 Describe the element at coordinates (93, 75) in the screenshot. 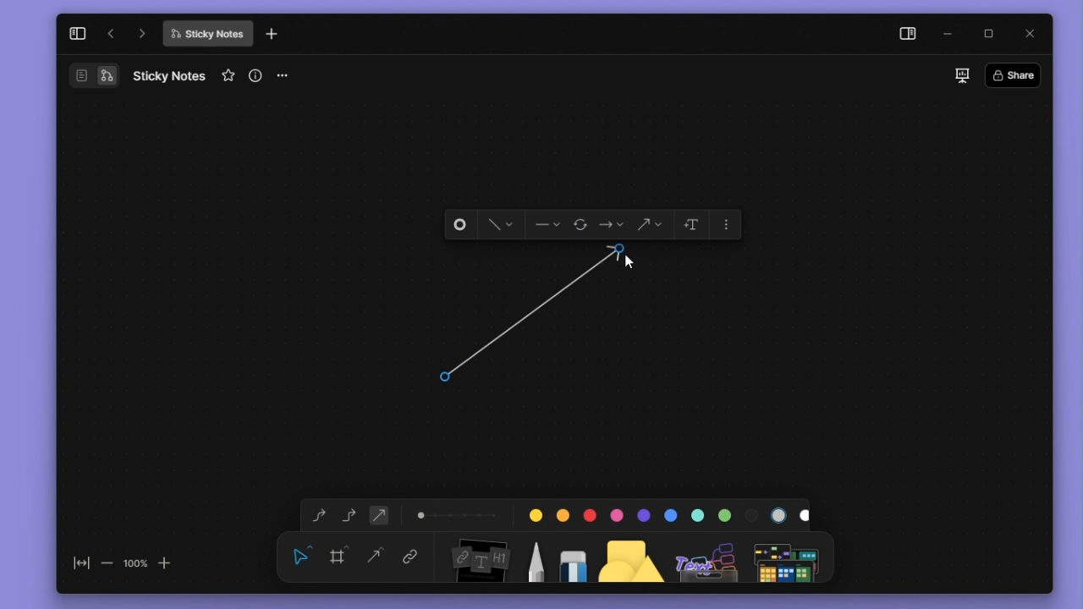

I see `switch` at that location.